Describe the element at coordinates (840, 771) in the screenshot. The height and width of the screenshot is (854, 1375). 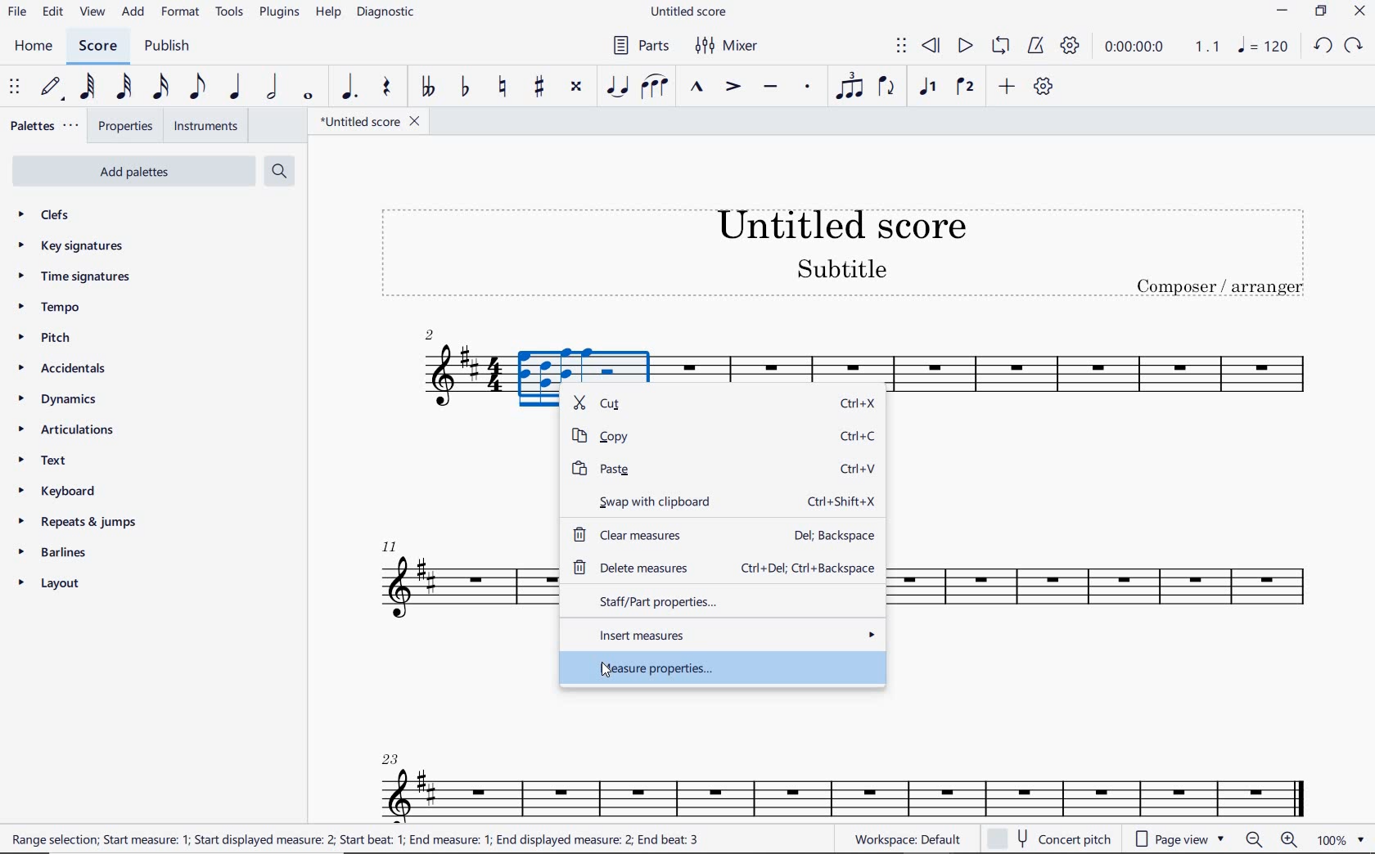
I see `INSTRUMENT: TENOR SAXOPHONE` at that location.